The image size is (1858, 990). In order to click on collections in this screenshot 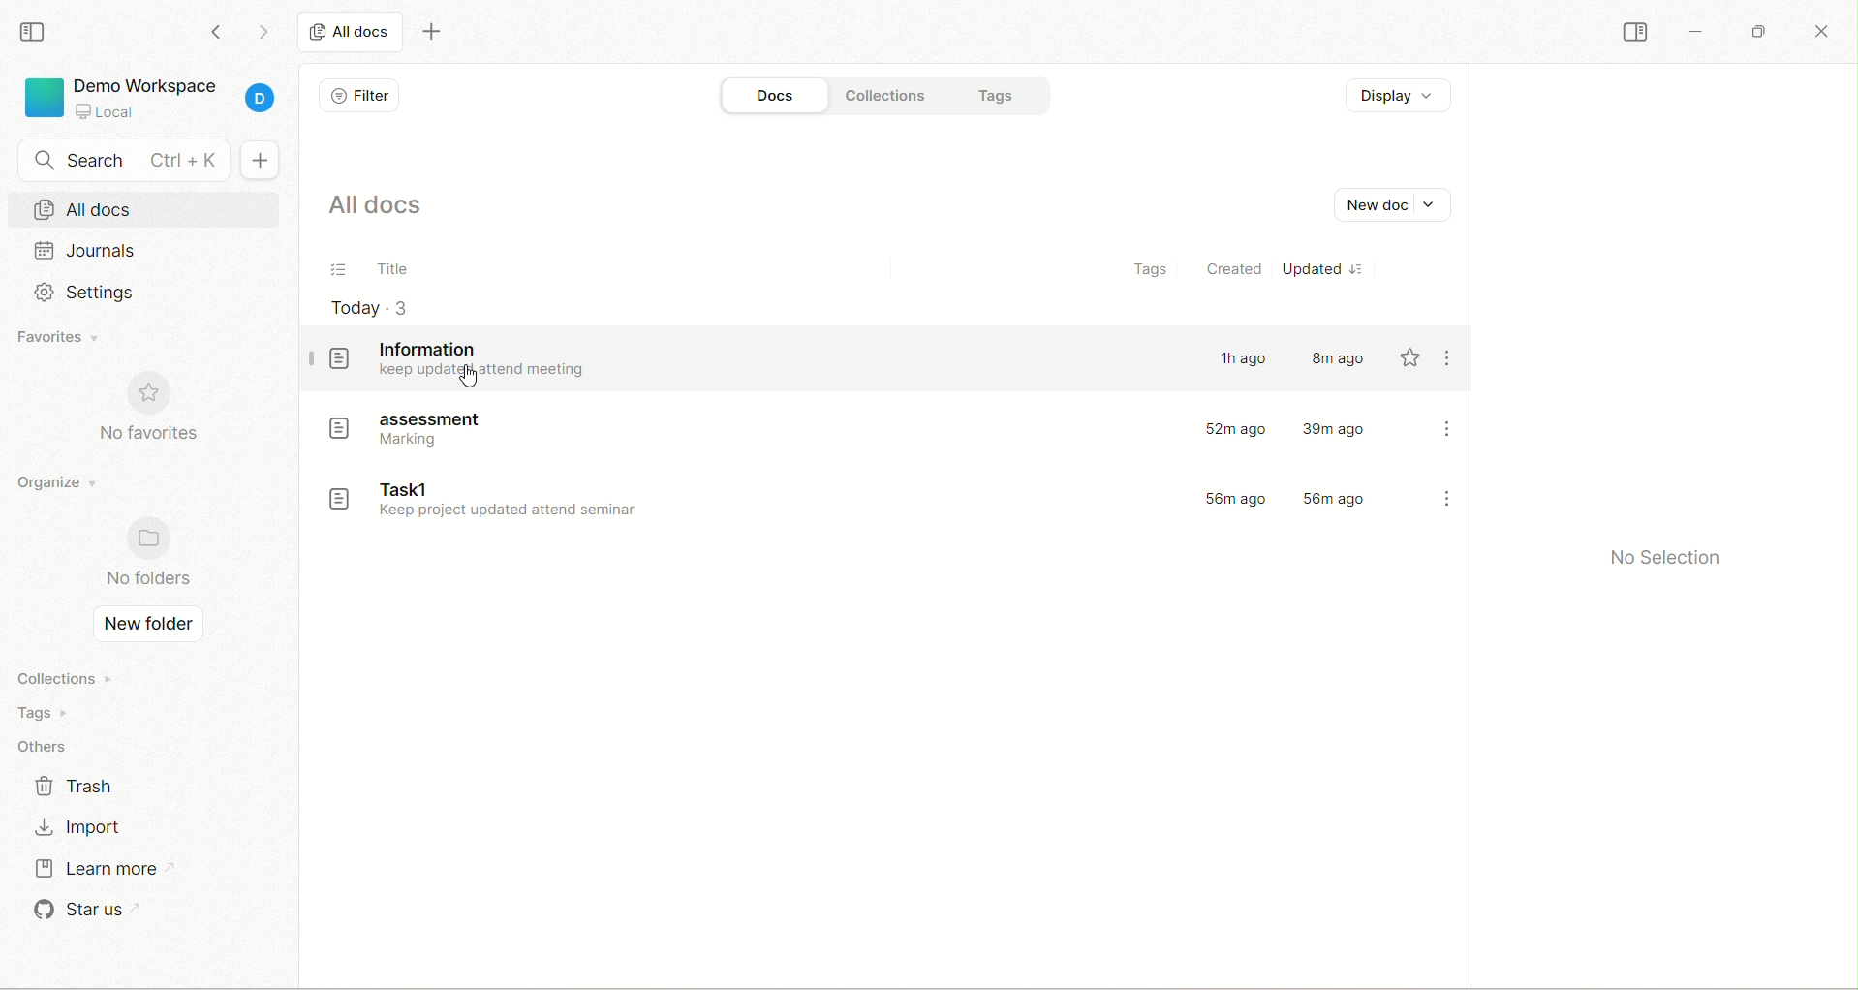, I will do `click(889, 98)`.